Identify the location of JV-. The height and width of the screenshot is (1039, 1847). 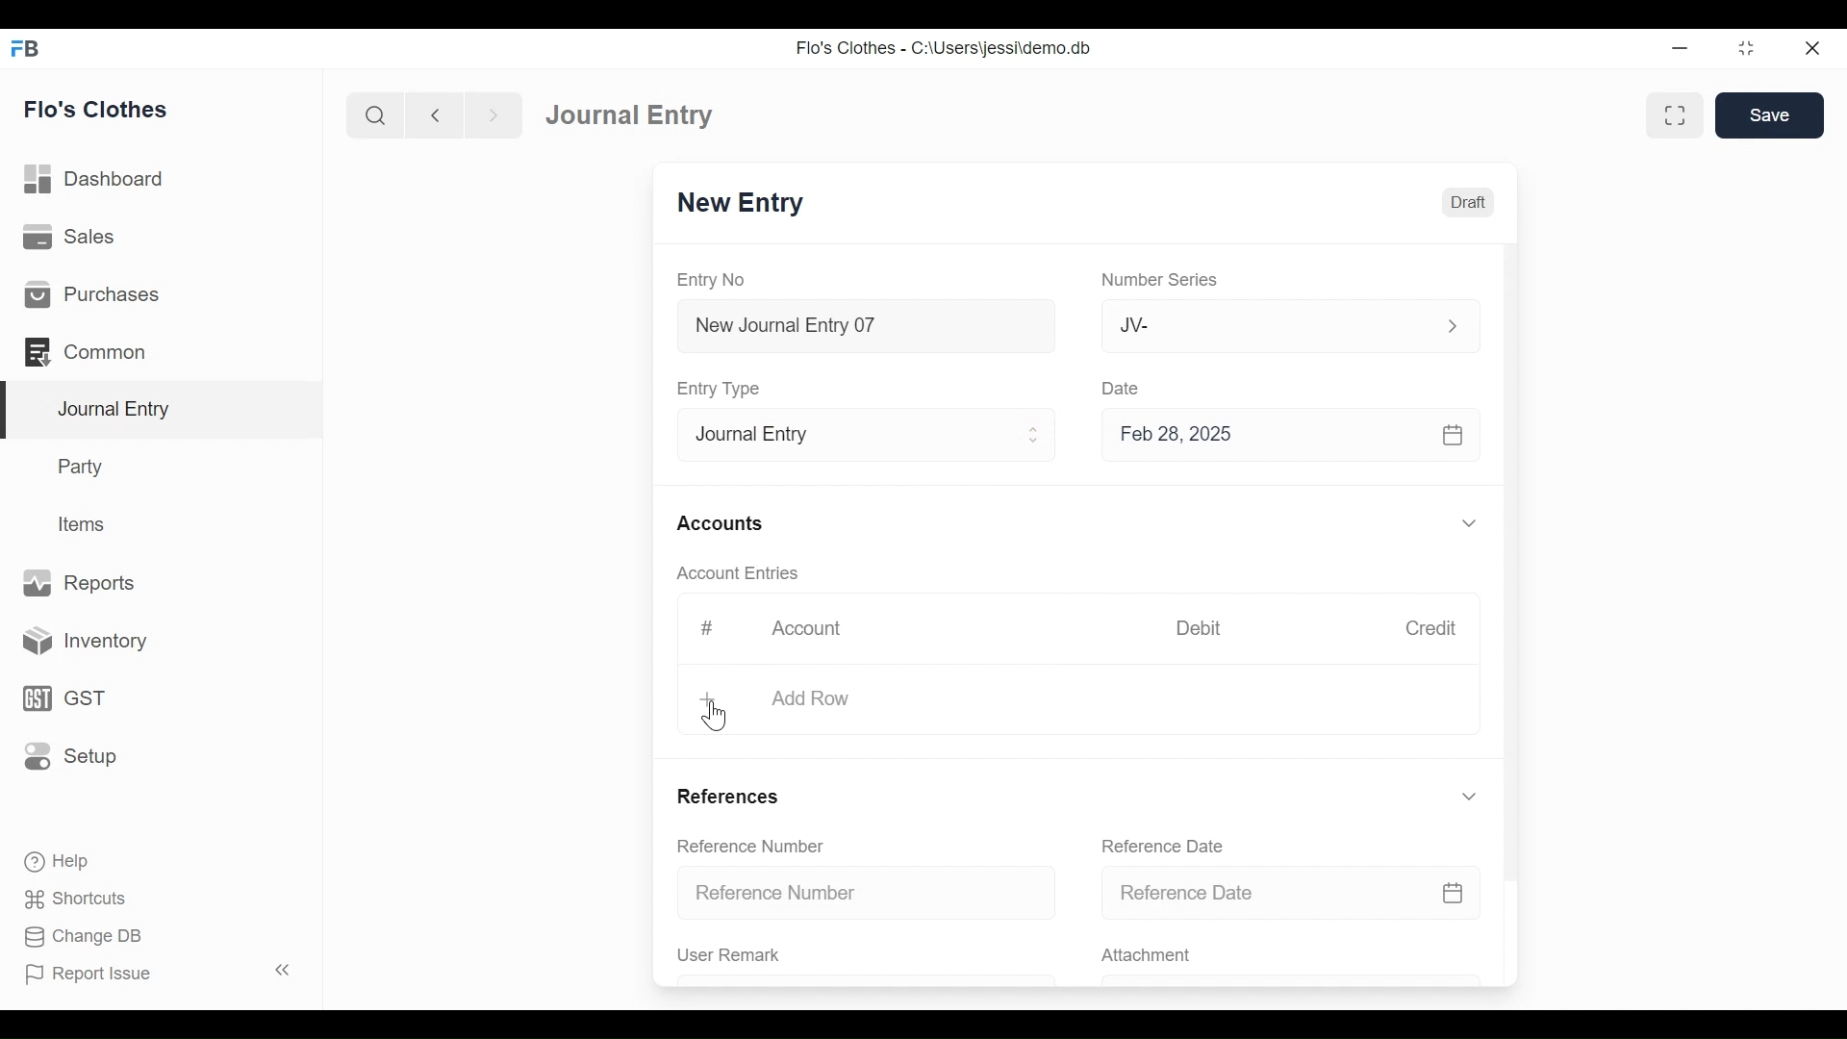
(1256, 326).